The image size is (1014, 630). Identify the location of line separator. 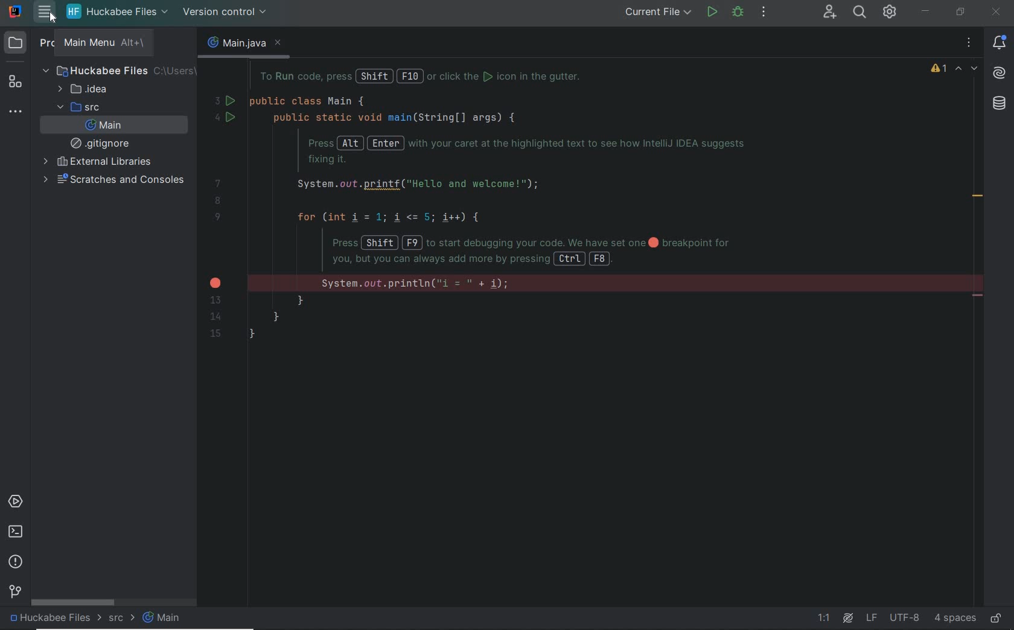
(872, 619).